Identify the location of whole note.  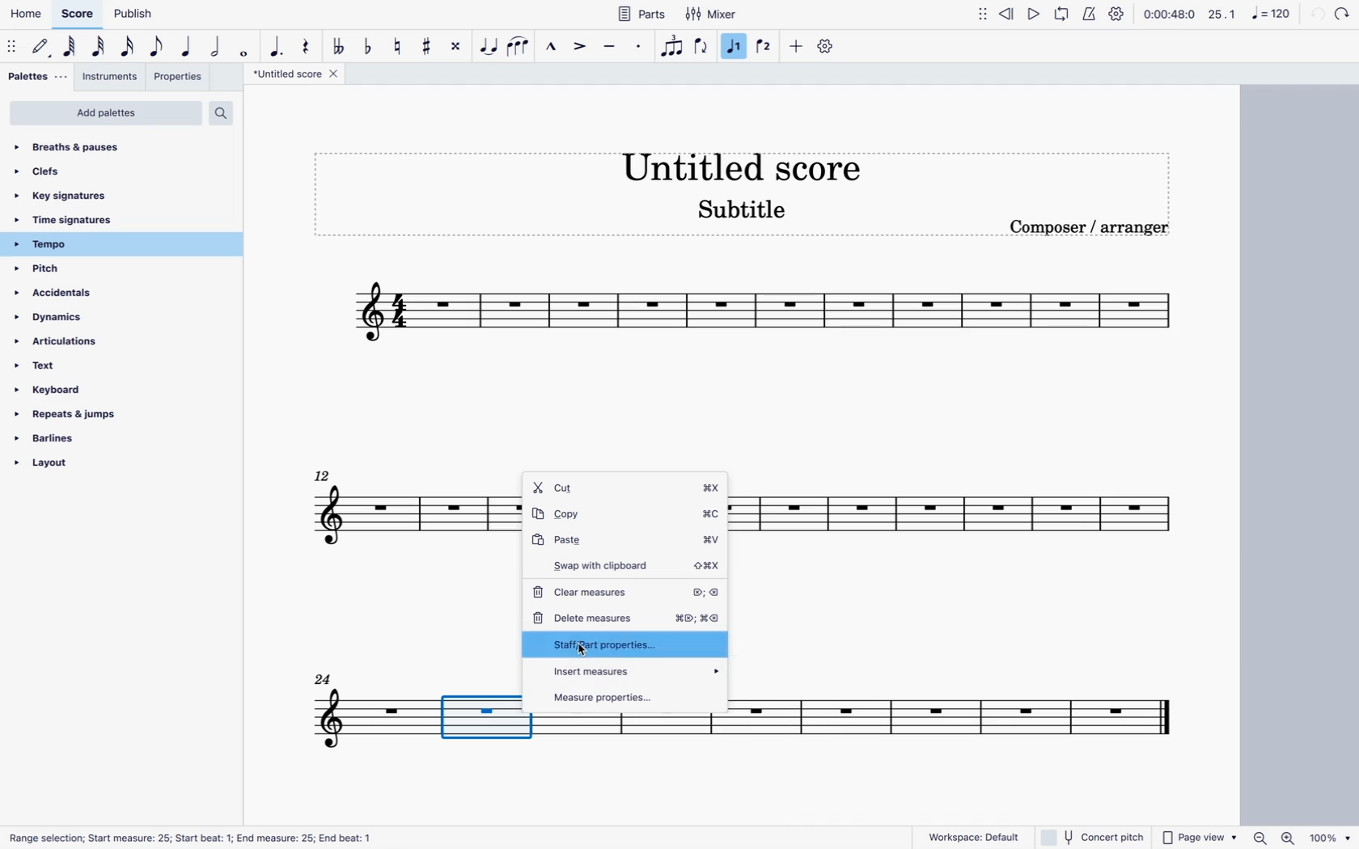
(243, 49).